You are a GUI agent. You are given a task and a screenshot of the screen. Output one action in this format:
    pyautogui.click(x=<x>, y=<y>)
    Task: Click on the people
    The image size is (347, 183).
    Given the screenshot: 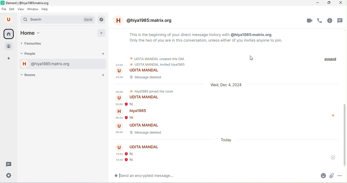 What is the action you would take?
    pyautogui.click(x=10, y=46)
    